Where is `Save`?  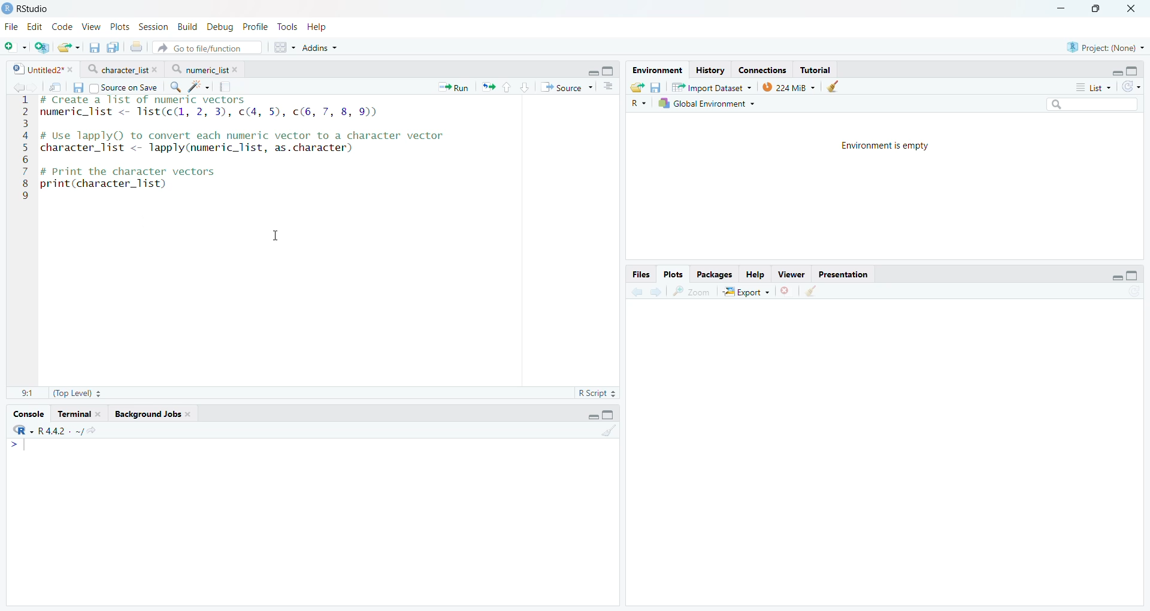
Save is located at coordinates (77, 87).